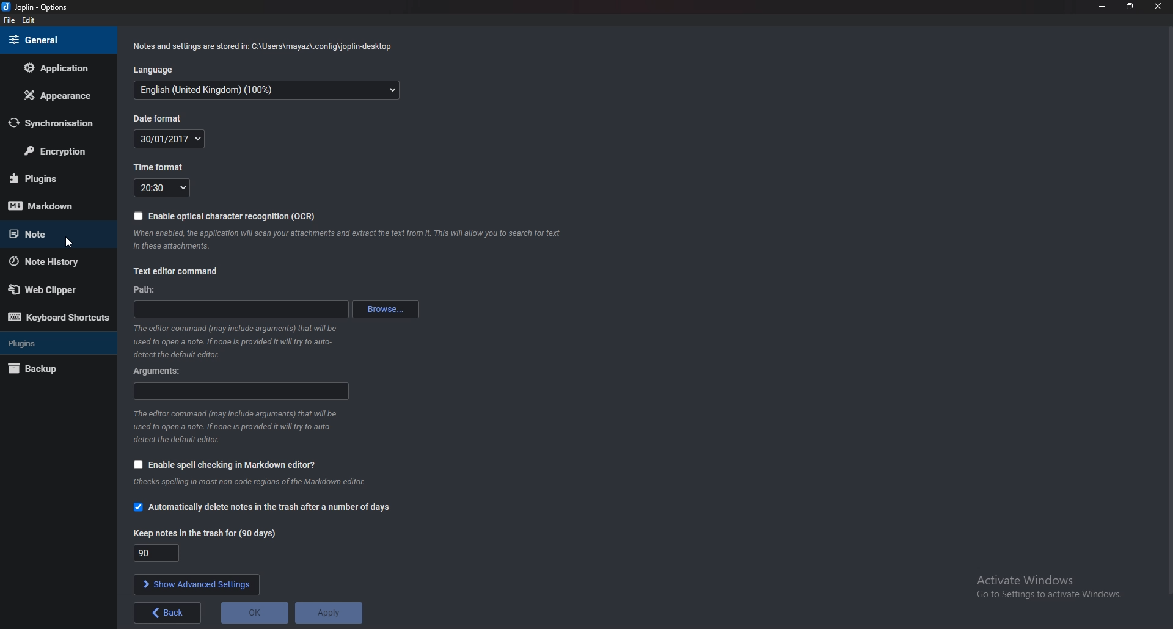 The width and height of the screenshot is (1173, 629). Describe the element at coordinates (330, 613) in the screenshot. I see `Apply` at that location.